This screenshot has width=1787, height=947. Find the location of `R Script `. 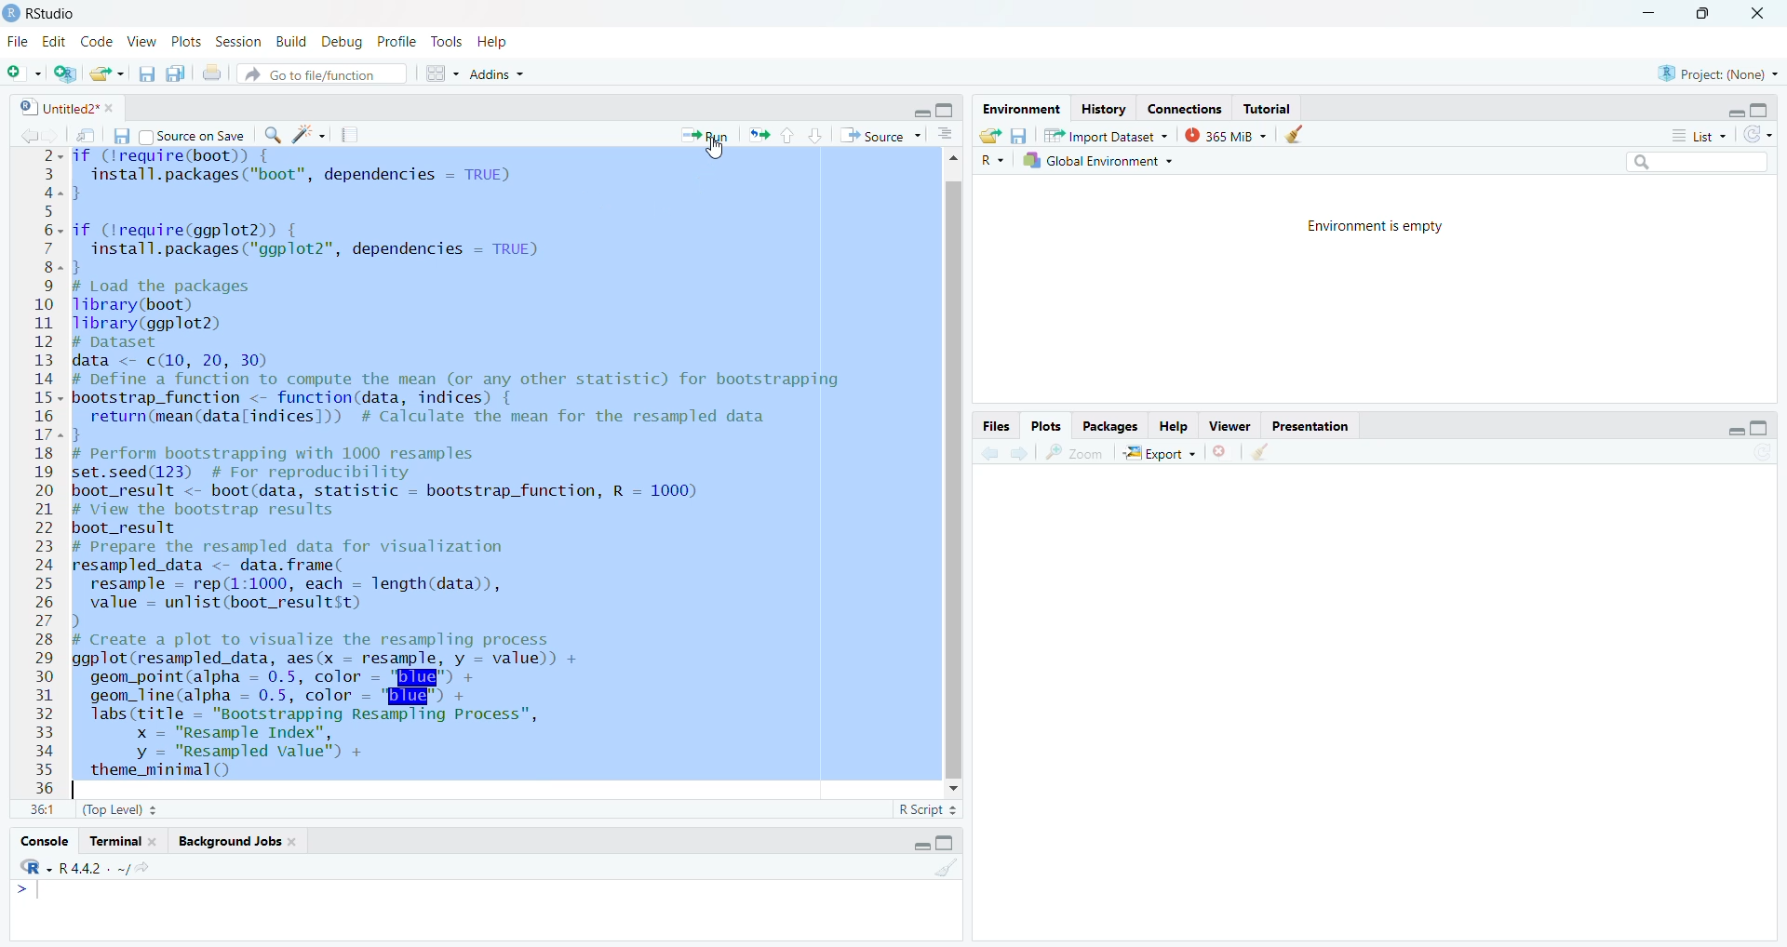

R Script  is located at coordinates (923, 810).